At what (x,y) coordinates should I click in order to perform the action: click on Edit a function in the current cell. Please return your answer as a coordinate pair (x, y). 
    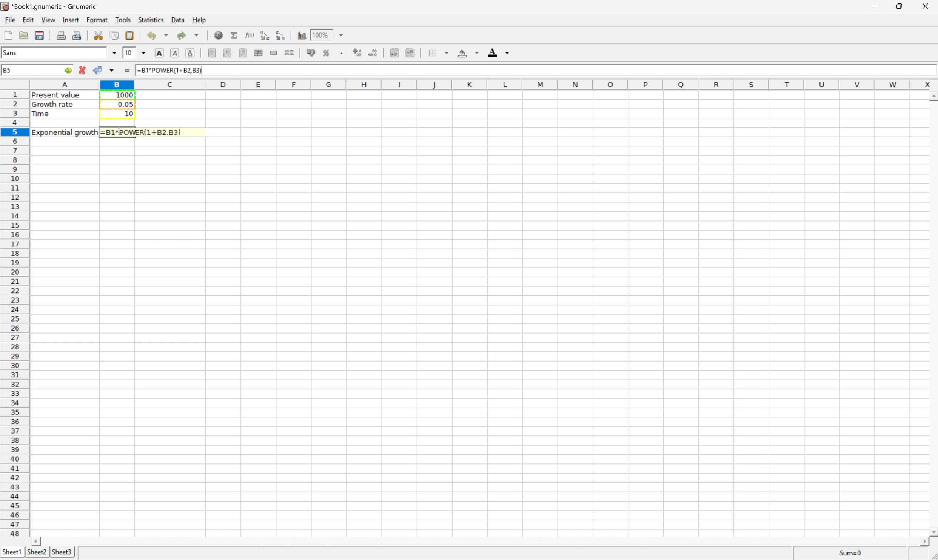
    Looking at the image, I should click on (250, 35).